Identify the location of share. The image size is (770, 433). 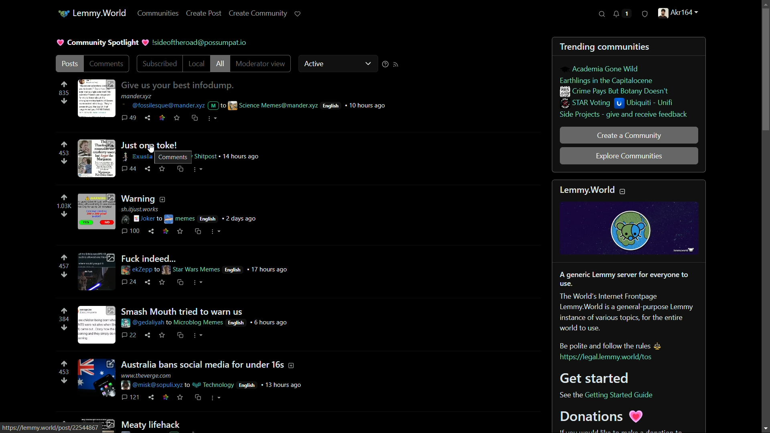
(148, 117).